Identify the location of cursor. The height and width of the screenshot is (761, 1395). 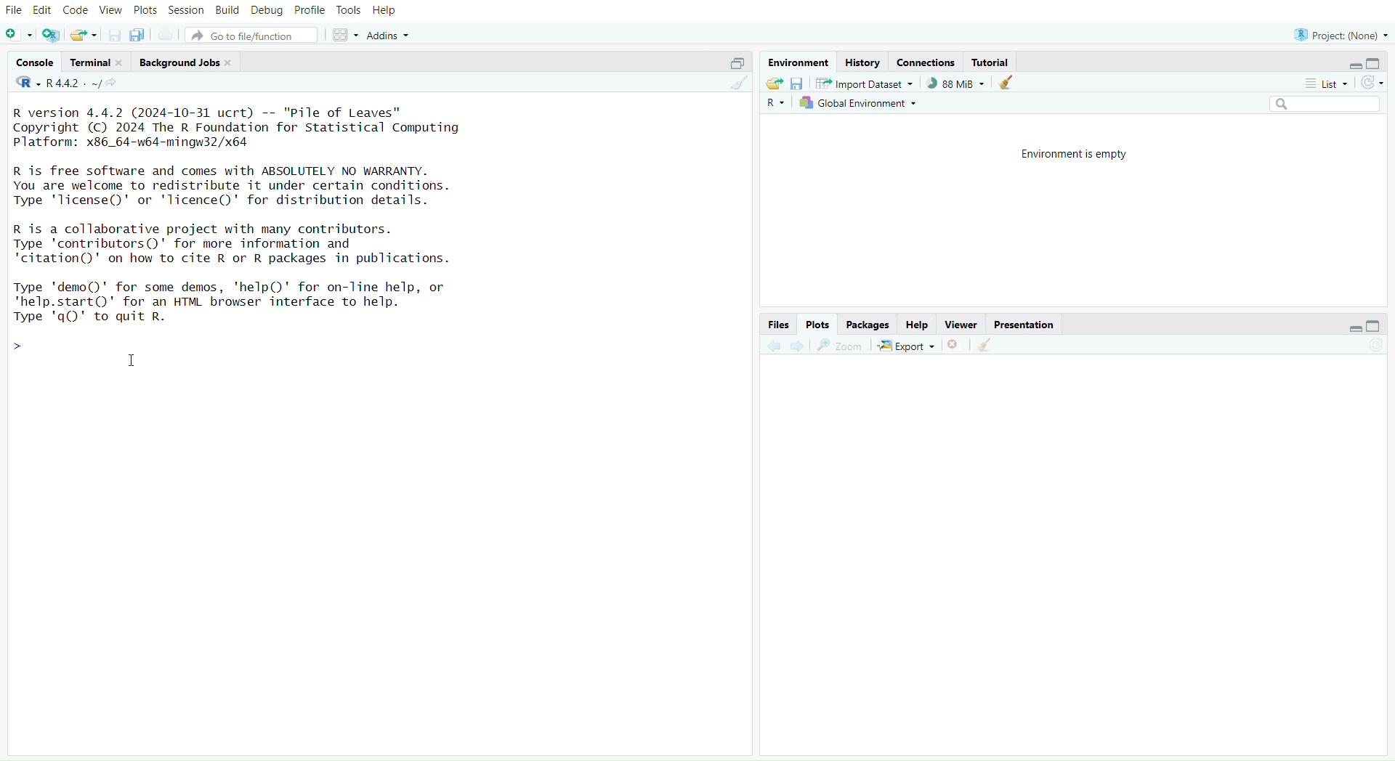
(134, 362).